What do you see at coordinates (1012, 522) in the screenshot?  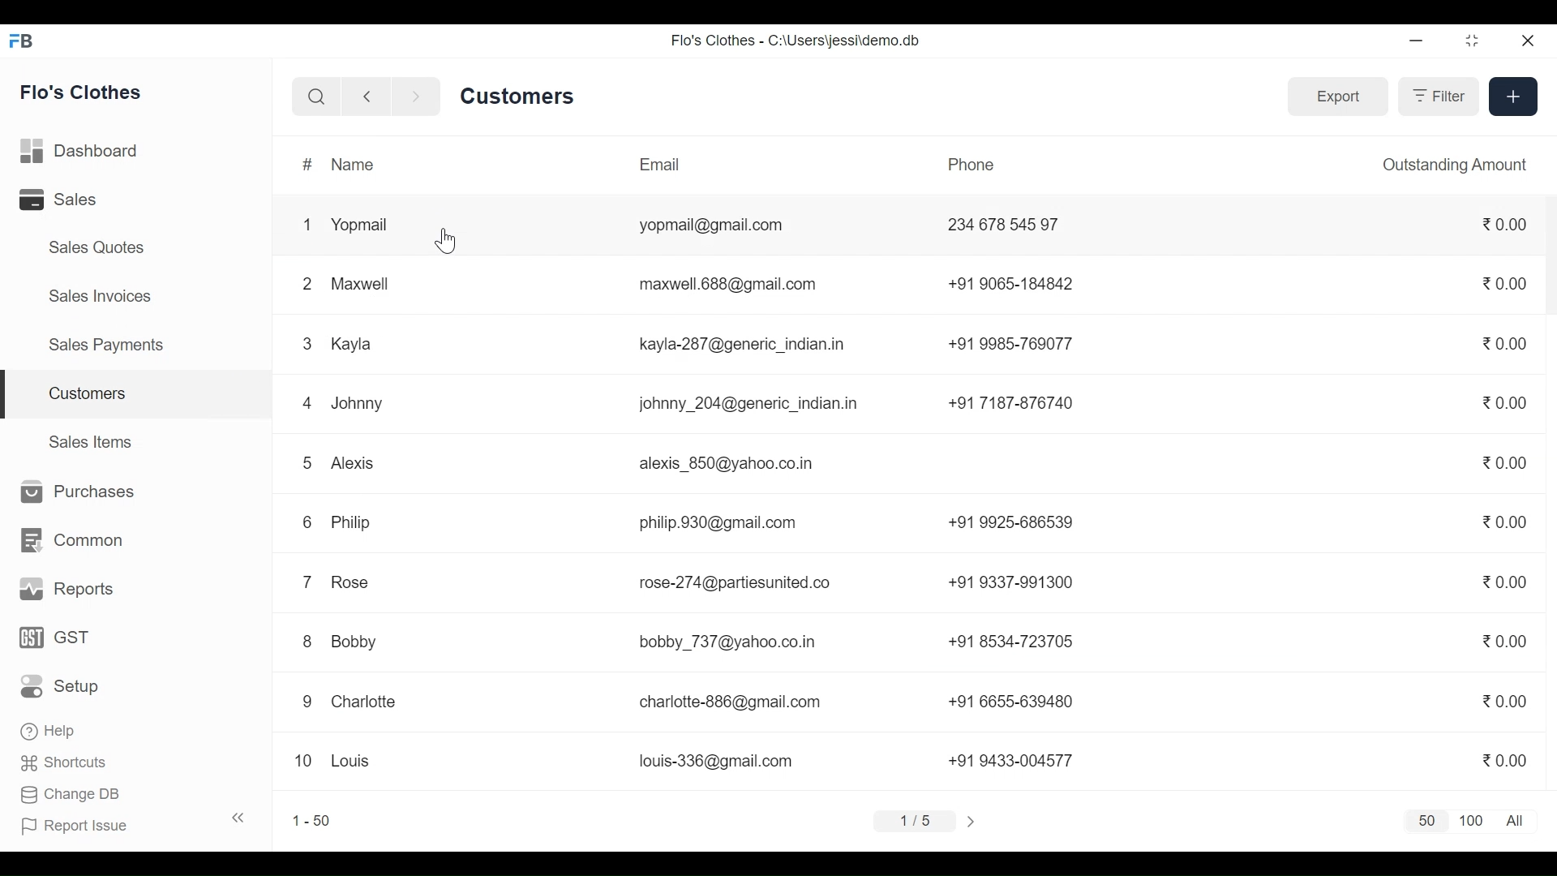 I see `+91 9925-686539` at bounding box center [1012, 522].